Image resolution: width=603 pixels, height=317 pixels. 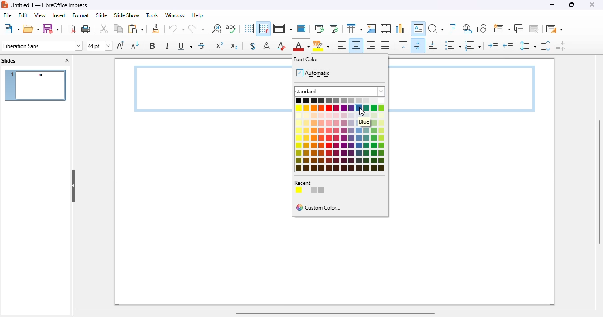 What do you see at coordinates (234, 46) in the screenshot?
I see `subscript` at bounding box center [234, 46].